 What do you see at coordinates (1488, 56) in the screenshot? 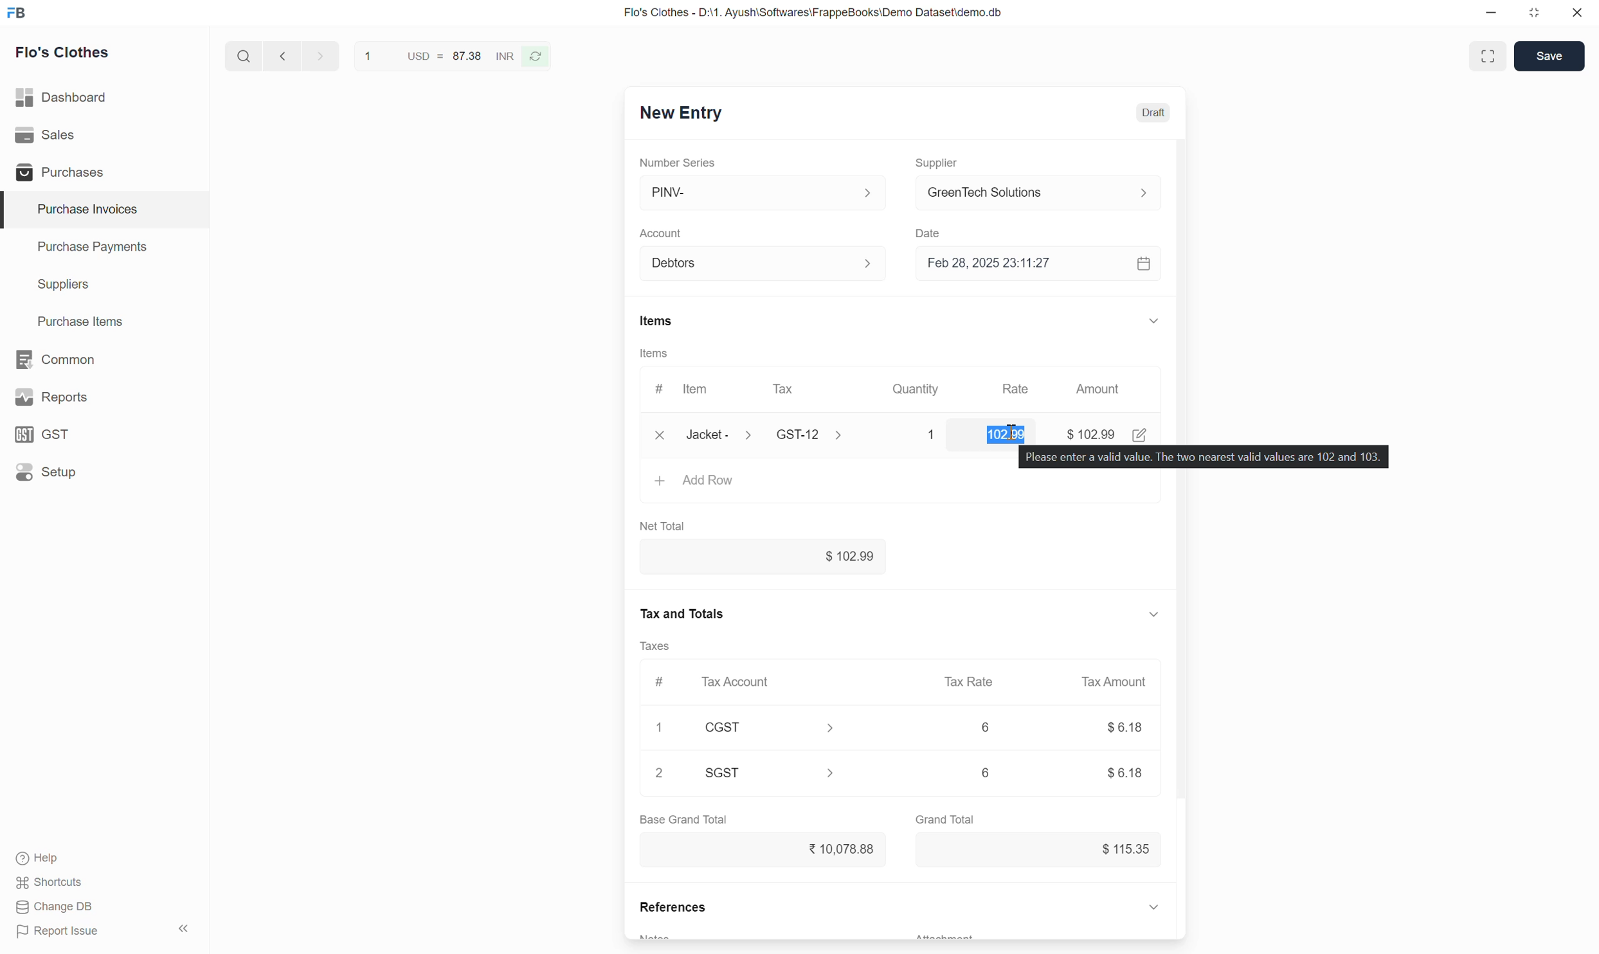
I see `Toggle between form and full width` at bounding box center [1488, 56].